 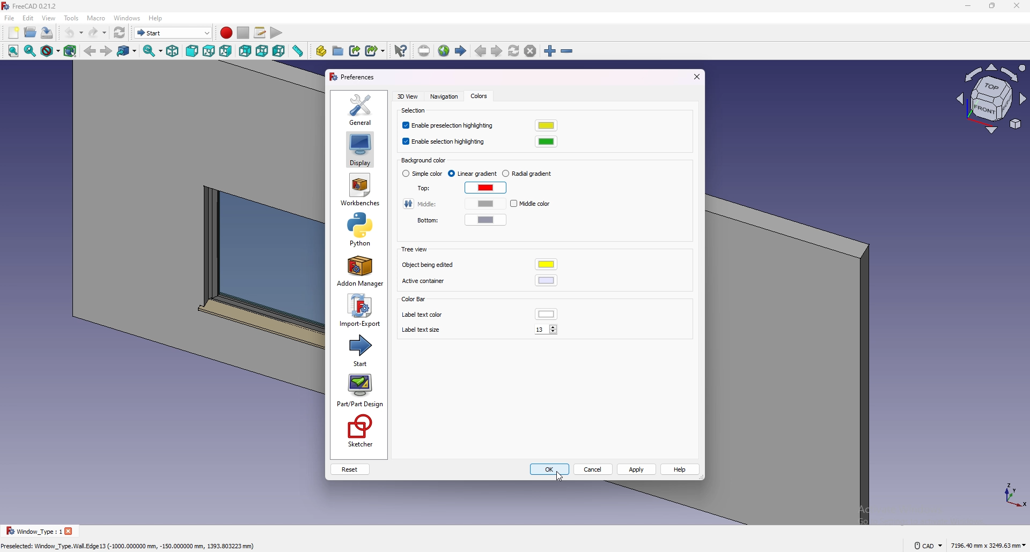 What do you see at coordinates (413, 250) in the screenshot?
I see `tree view` at bounding box center [413, 250].